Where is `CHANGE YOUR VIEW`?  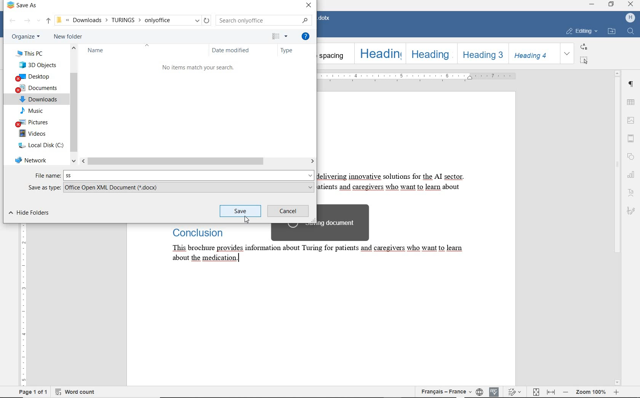 CHANGE YOUR VIEW is located at coordinates (281, 37).